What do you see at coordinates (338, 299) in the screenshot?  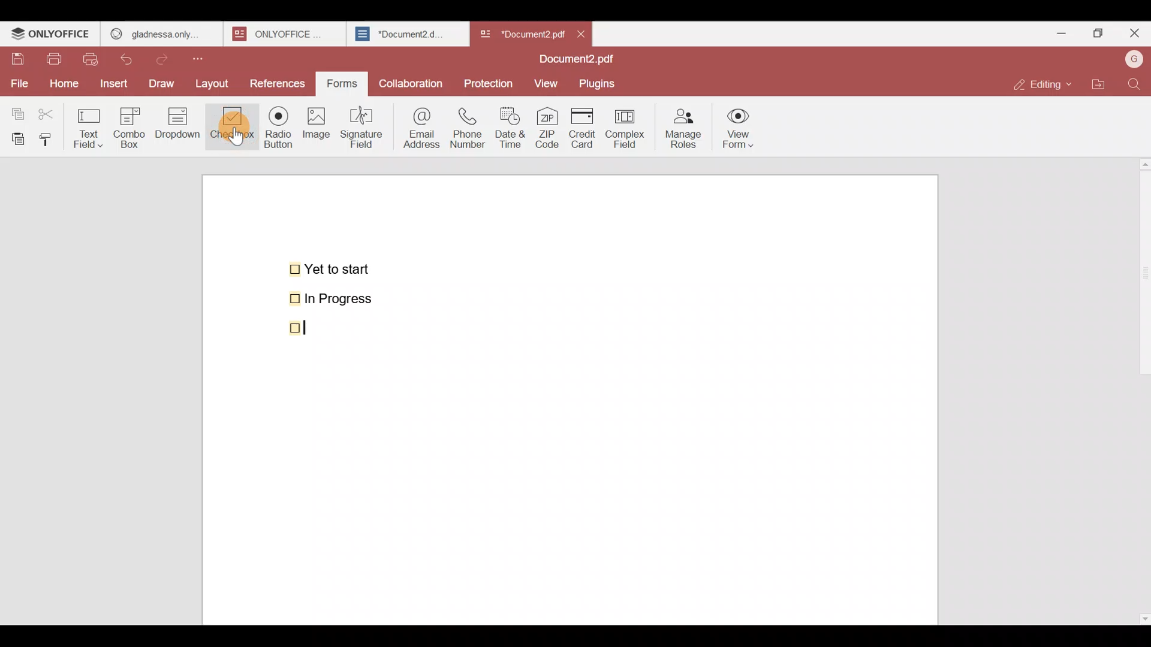 I see `In Progress` at bounding box center [338, 299].